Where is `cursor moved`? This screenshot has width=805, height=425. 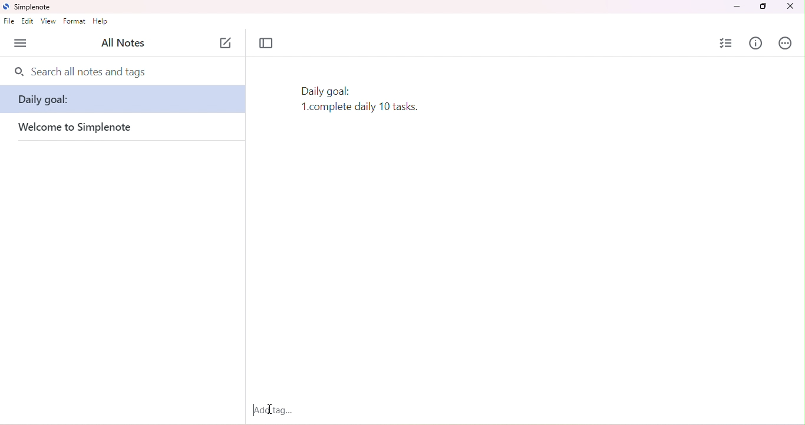 cursor moved is located at coordinates (268, 404).